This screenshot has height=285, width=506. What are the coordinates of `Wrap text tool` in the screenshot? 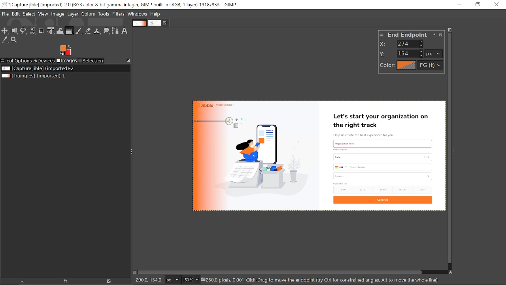 It's located at (60, 30).